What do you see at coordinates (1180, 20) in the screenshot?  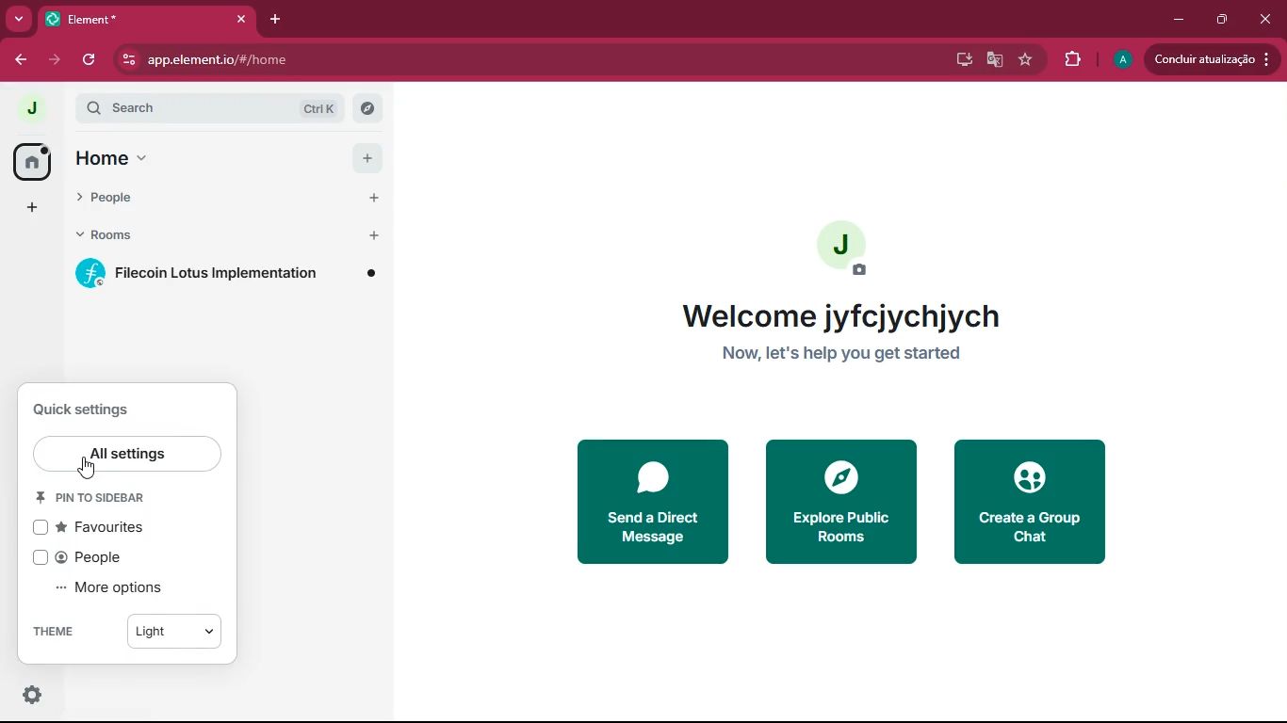 I see `minimize` at bounding box center [1180, 20].